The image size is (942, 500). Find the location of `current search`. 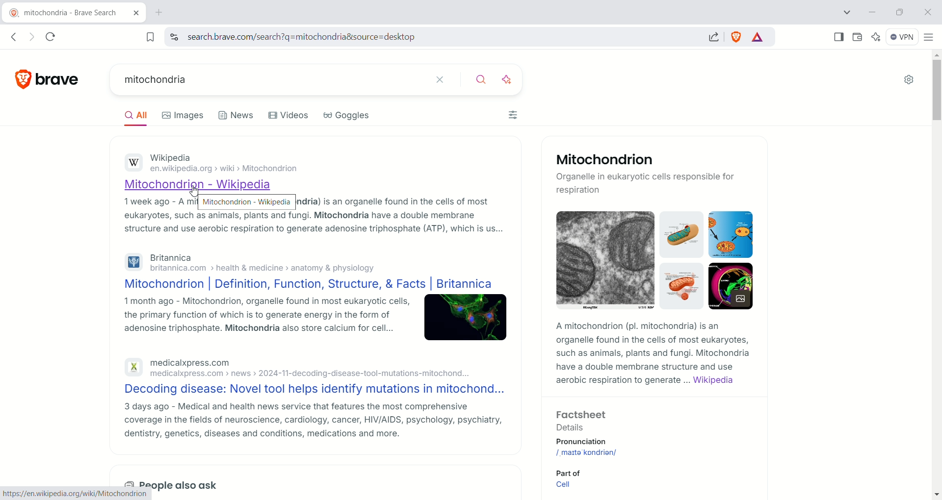

current search is located at coordinates (260, 79).